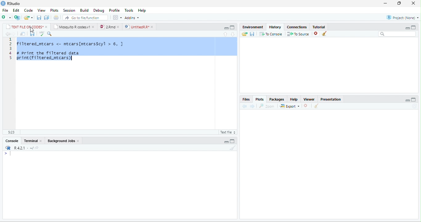  I want to click on minimize, so click(407, 28).